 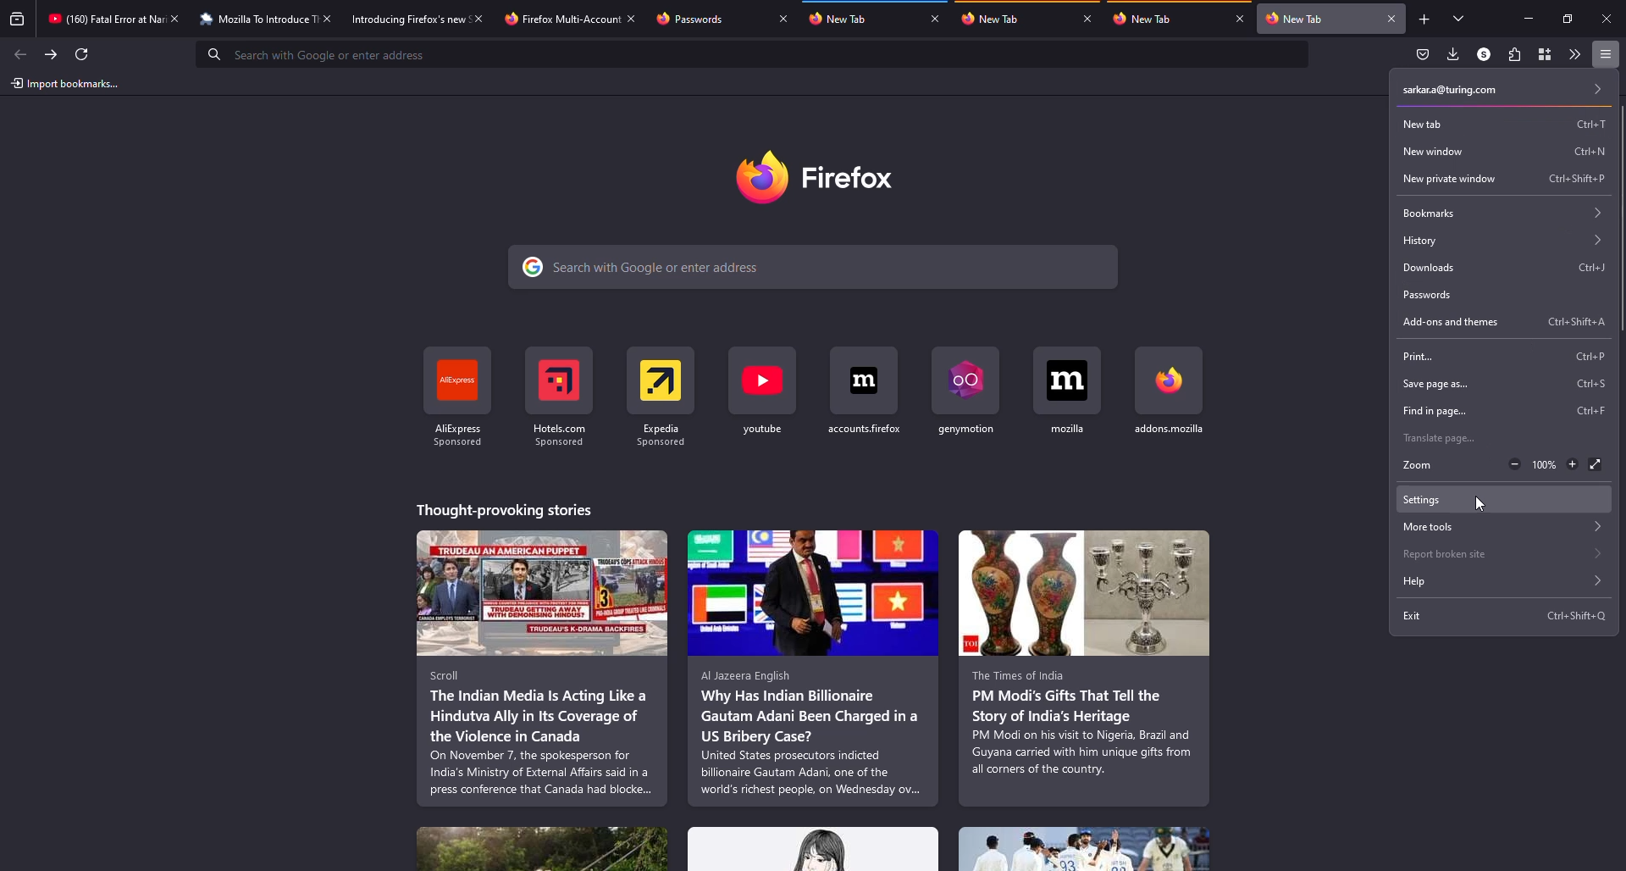 I want to click on search, so click(x=327, y=54).